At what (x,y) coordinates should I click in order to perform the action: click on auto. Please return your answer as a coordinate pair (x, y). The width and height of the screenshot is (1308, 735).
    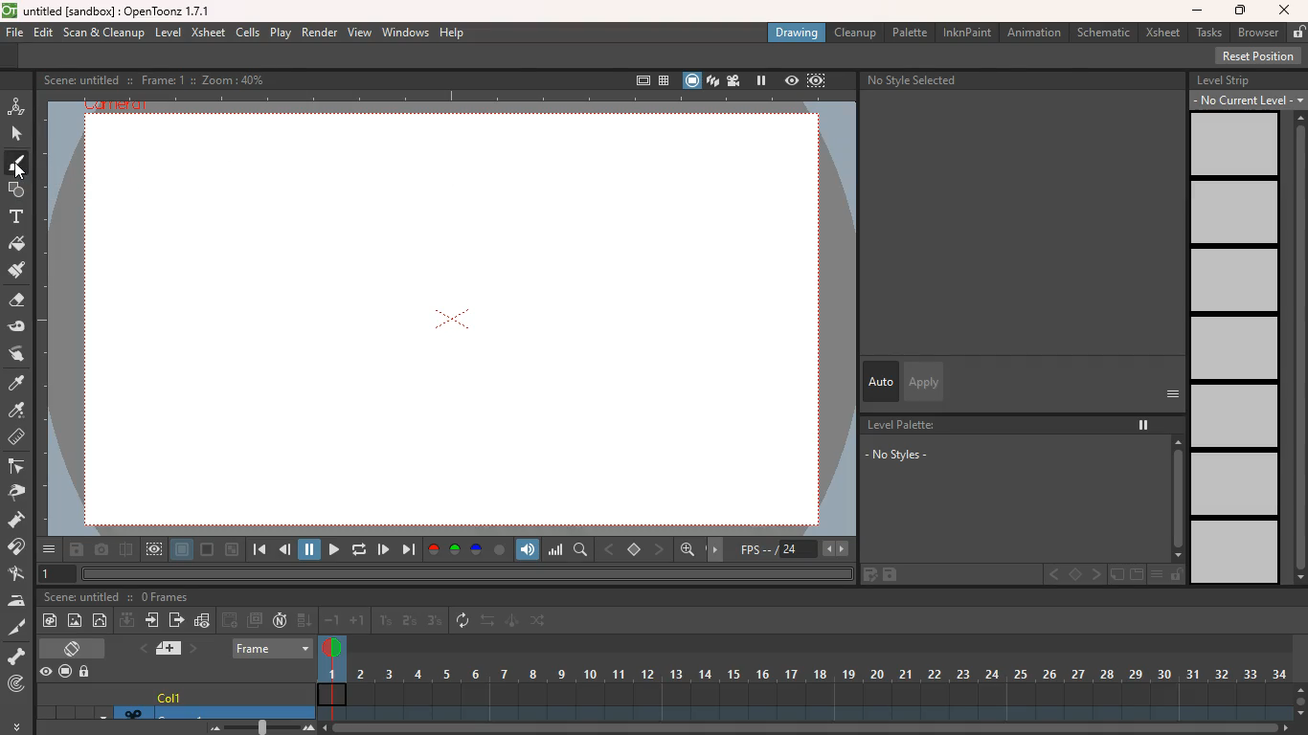
    Looking at the image, I should click on (881, 382).